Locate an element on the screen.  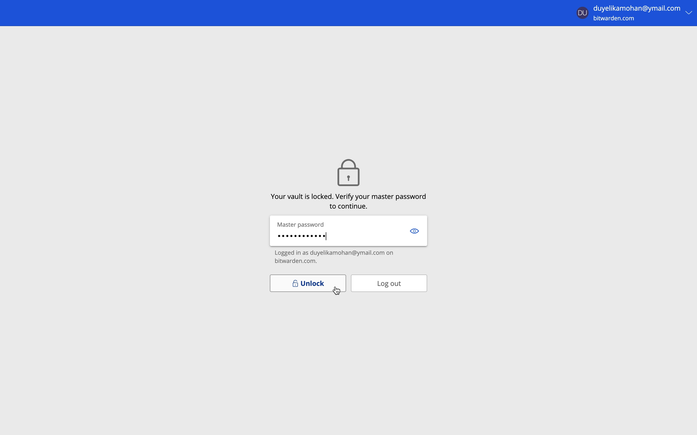
master password is located at coordinates (302, 224).